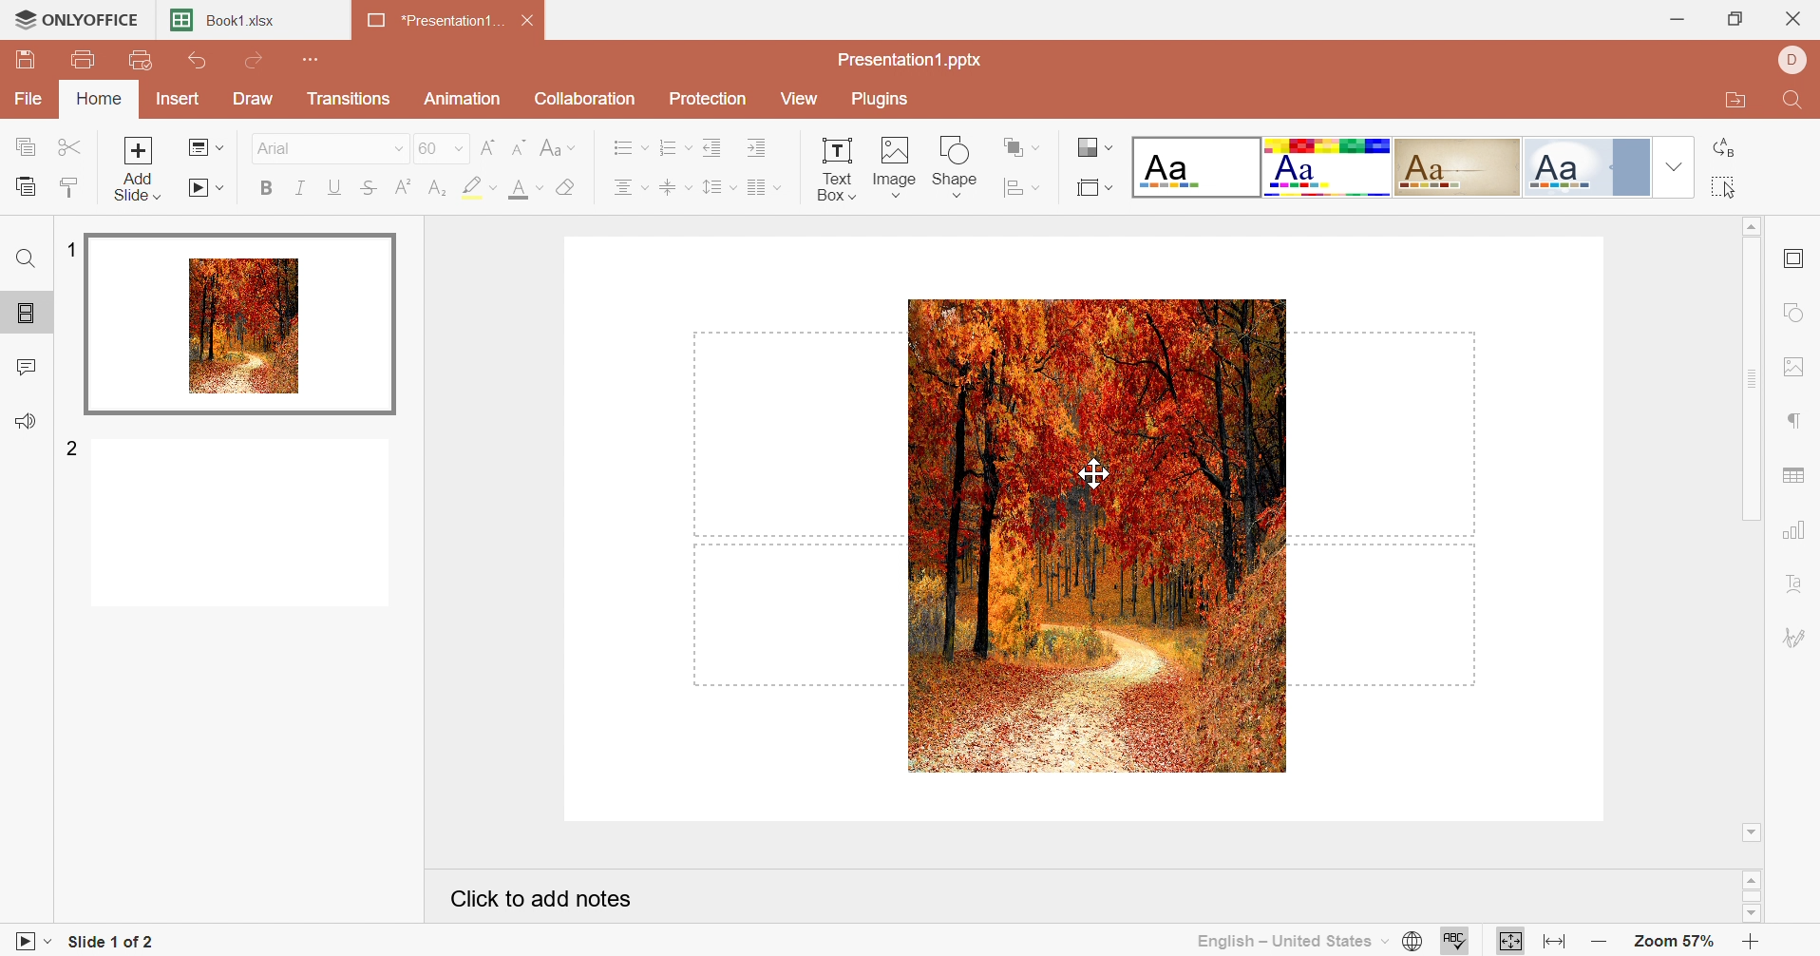 The height and width of the screenshot is (956, 1820). What do you see at coordinates (24, 370) in the screenshot?
I see `Comments` at bounding box center [24, 370].